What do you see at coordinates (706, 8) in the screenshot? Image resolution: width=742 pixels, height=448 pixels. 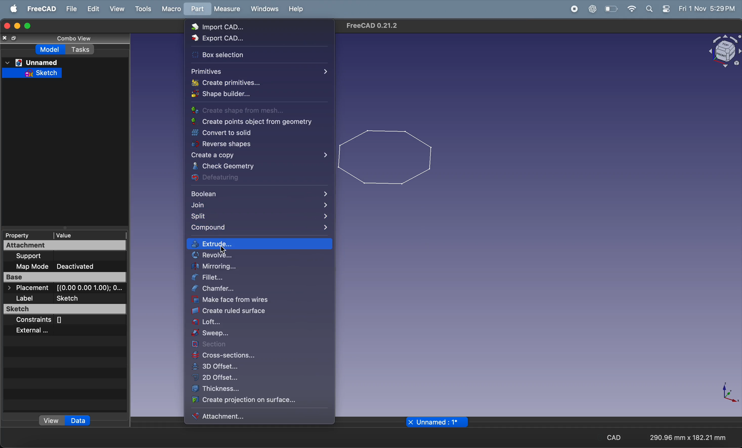 I see `time and date` at bounding box center [706, 8].